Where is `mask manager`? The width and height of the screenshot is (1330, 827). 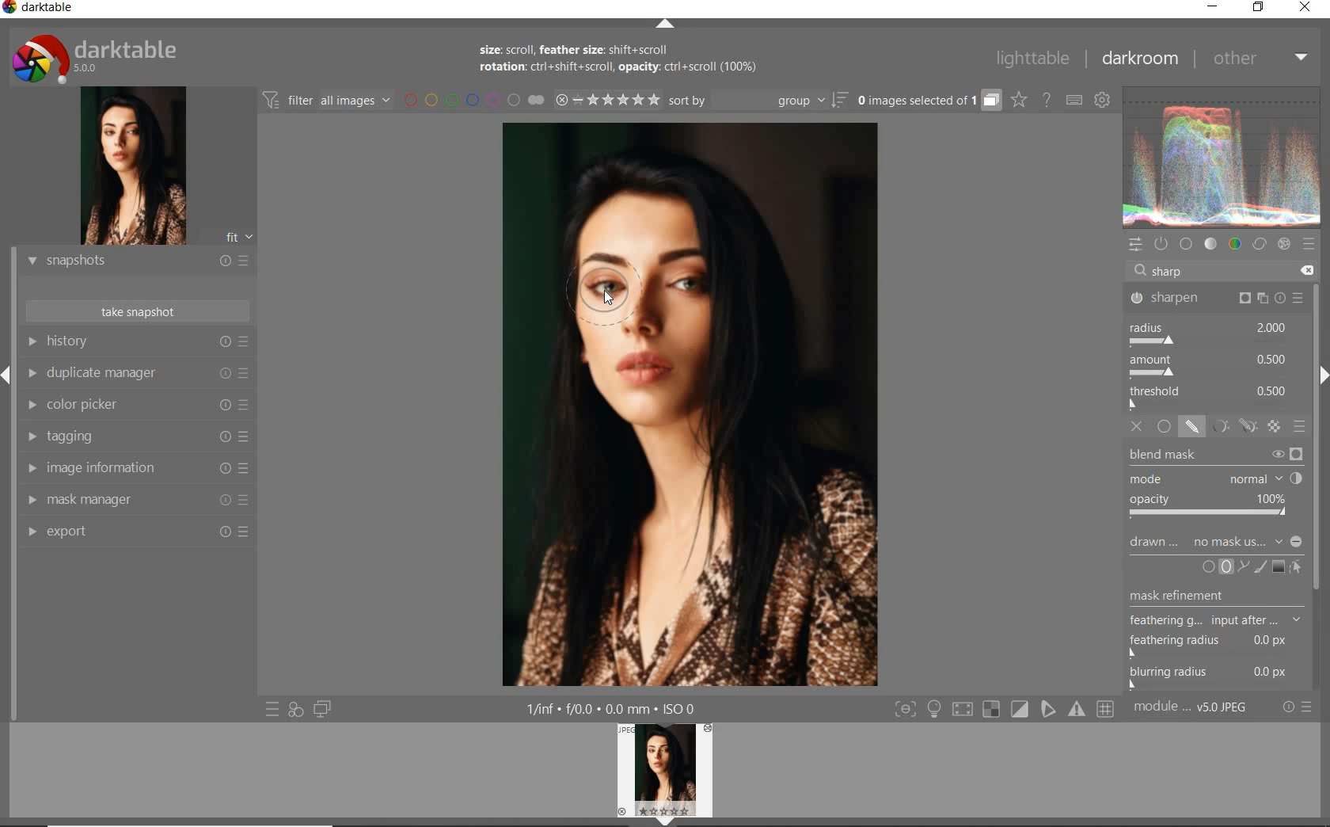 mask manager is located at coordinates (136, 500).